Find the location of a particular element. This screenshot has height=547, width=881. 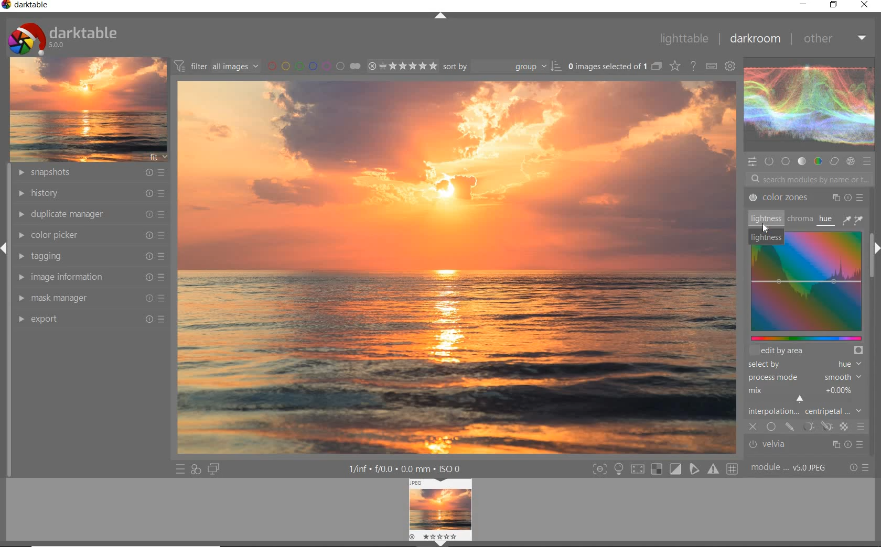

LIGHTNESS is located at coordinates (765, 218).